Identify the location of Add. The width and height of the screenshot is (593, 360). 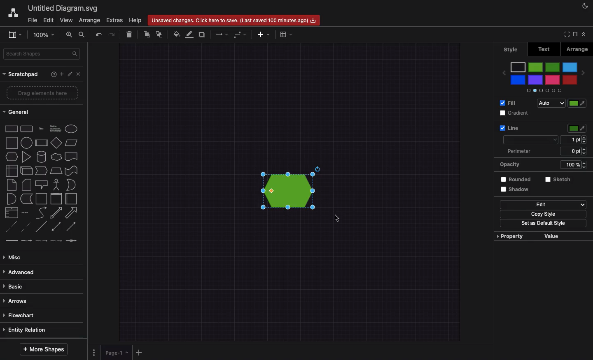
(63, 75).